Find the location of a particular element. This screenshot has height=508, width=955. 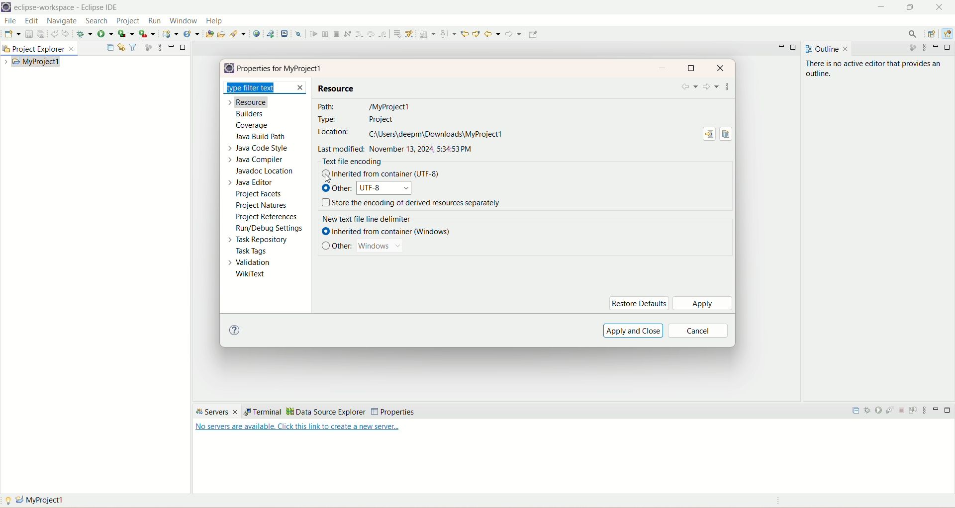

start the server in debug mode is located at coordinates (868, 412).